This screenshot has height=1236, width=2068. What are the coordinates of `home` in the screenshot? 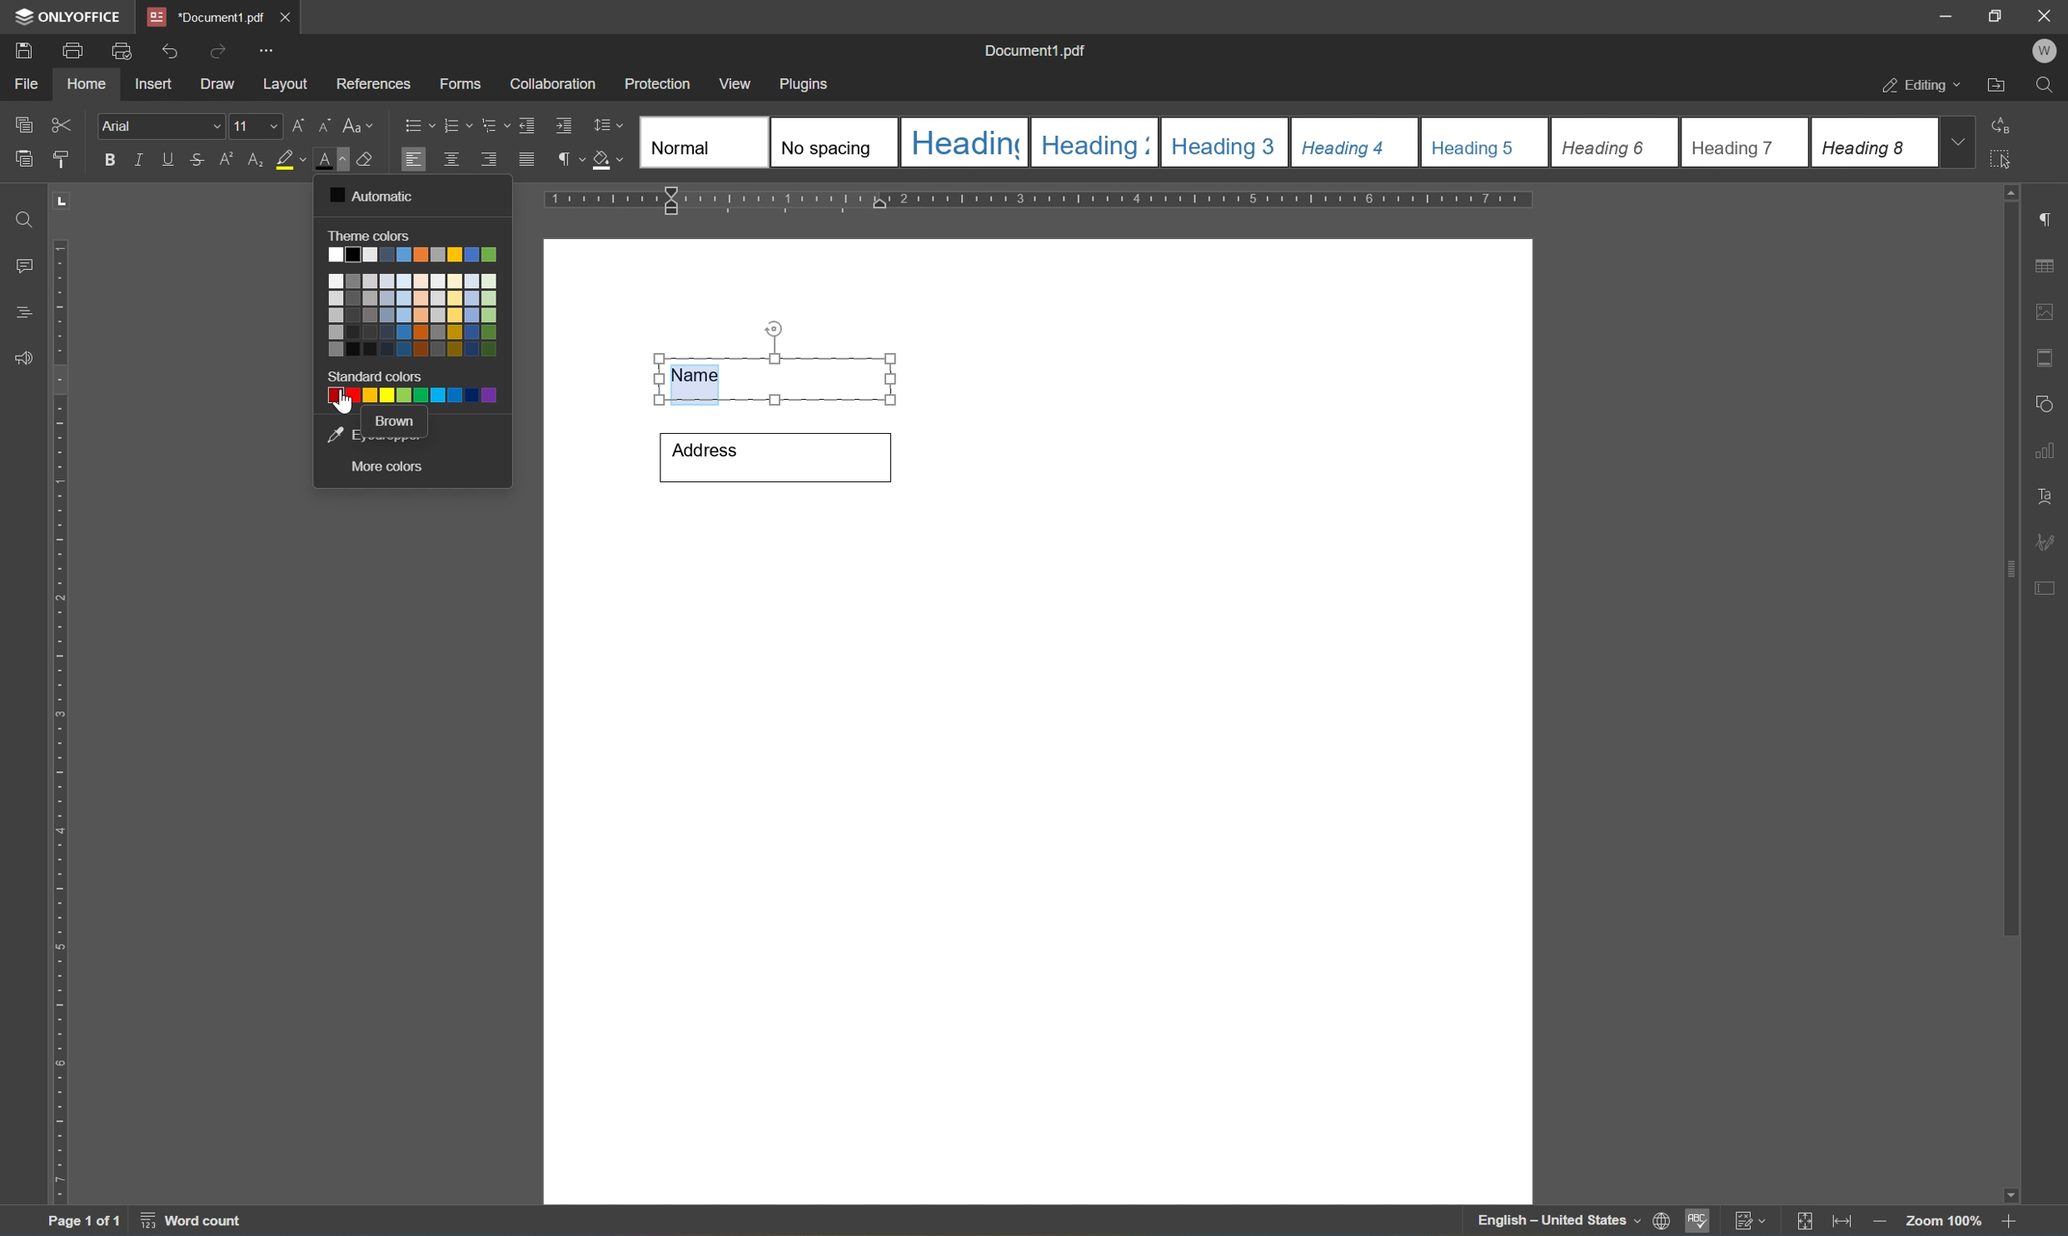 It's located at (91, 87).